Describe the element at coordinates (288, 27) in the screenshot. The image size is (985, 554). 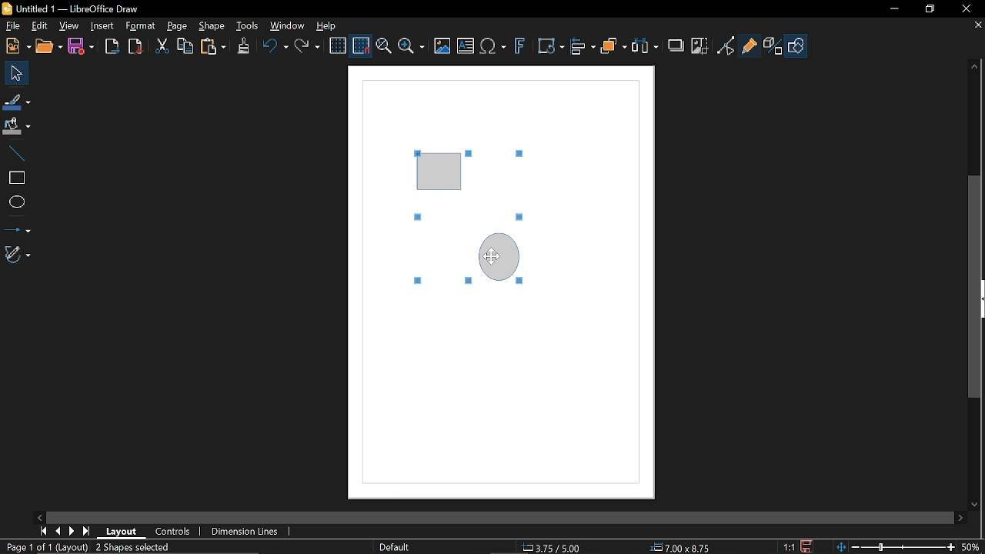
I see `Window` at that location.